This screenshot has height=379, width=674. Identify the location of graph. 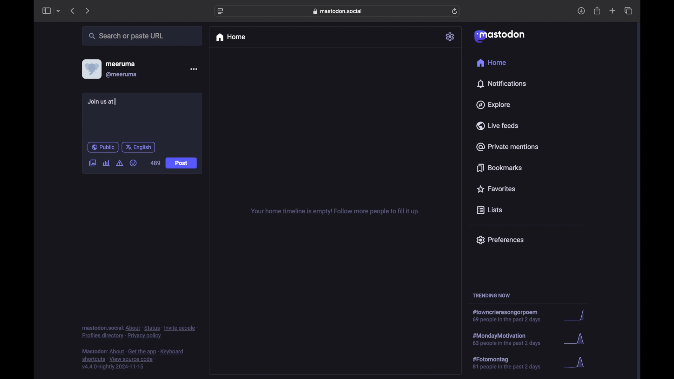
(576, 340).